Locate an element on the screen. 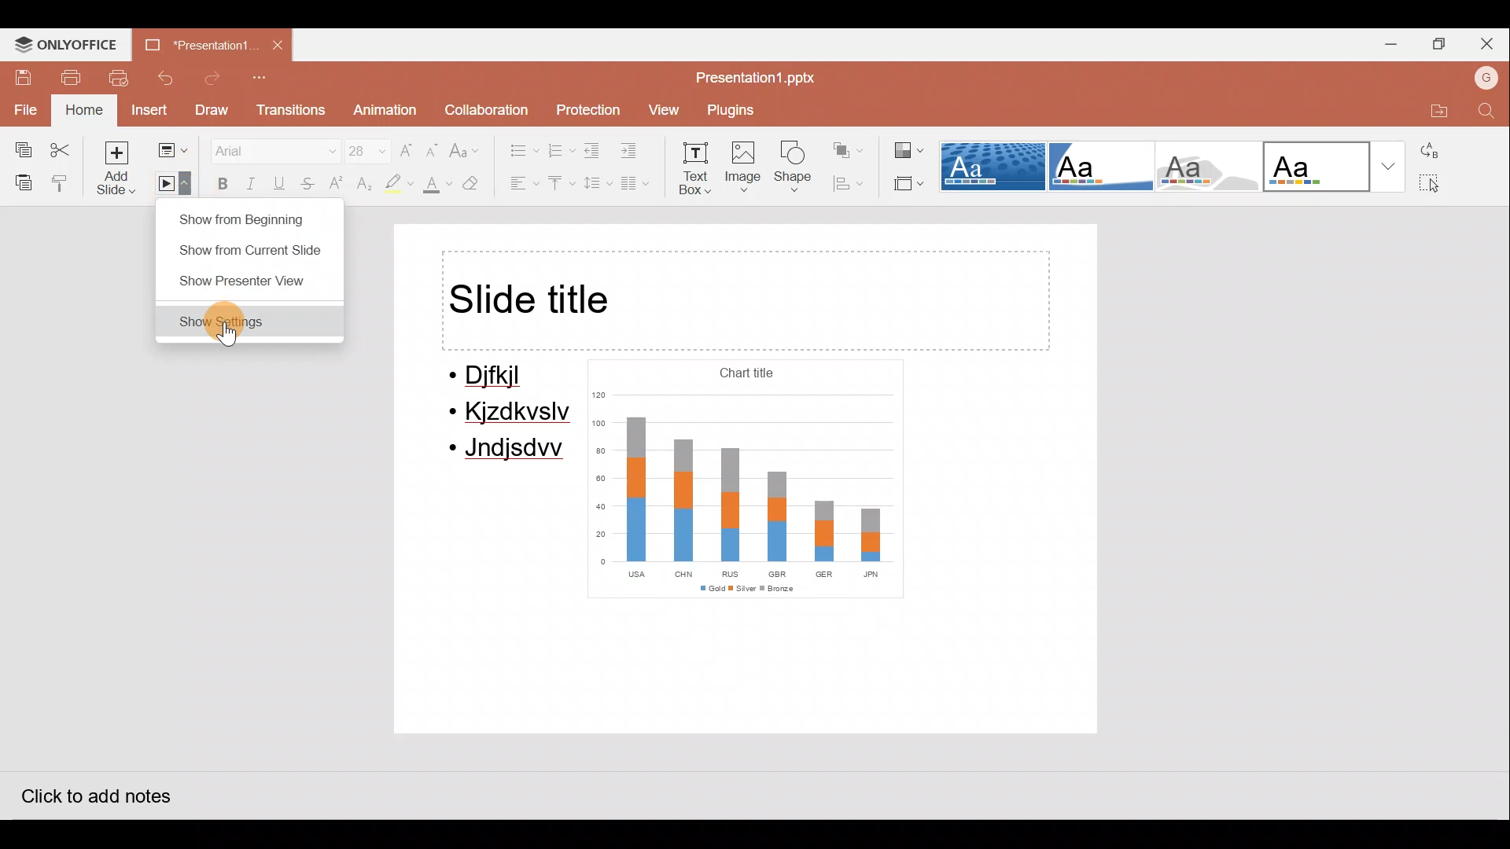  Decrease indent is located at coordinates (591, 150).